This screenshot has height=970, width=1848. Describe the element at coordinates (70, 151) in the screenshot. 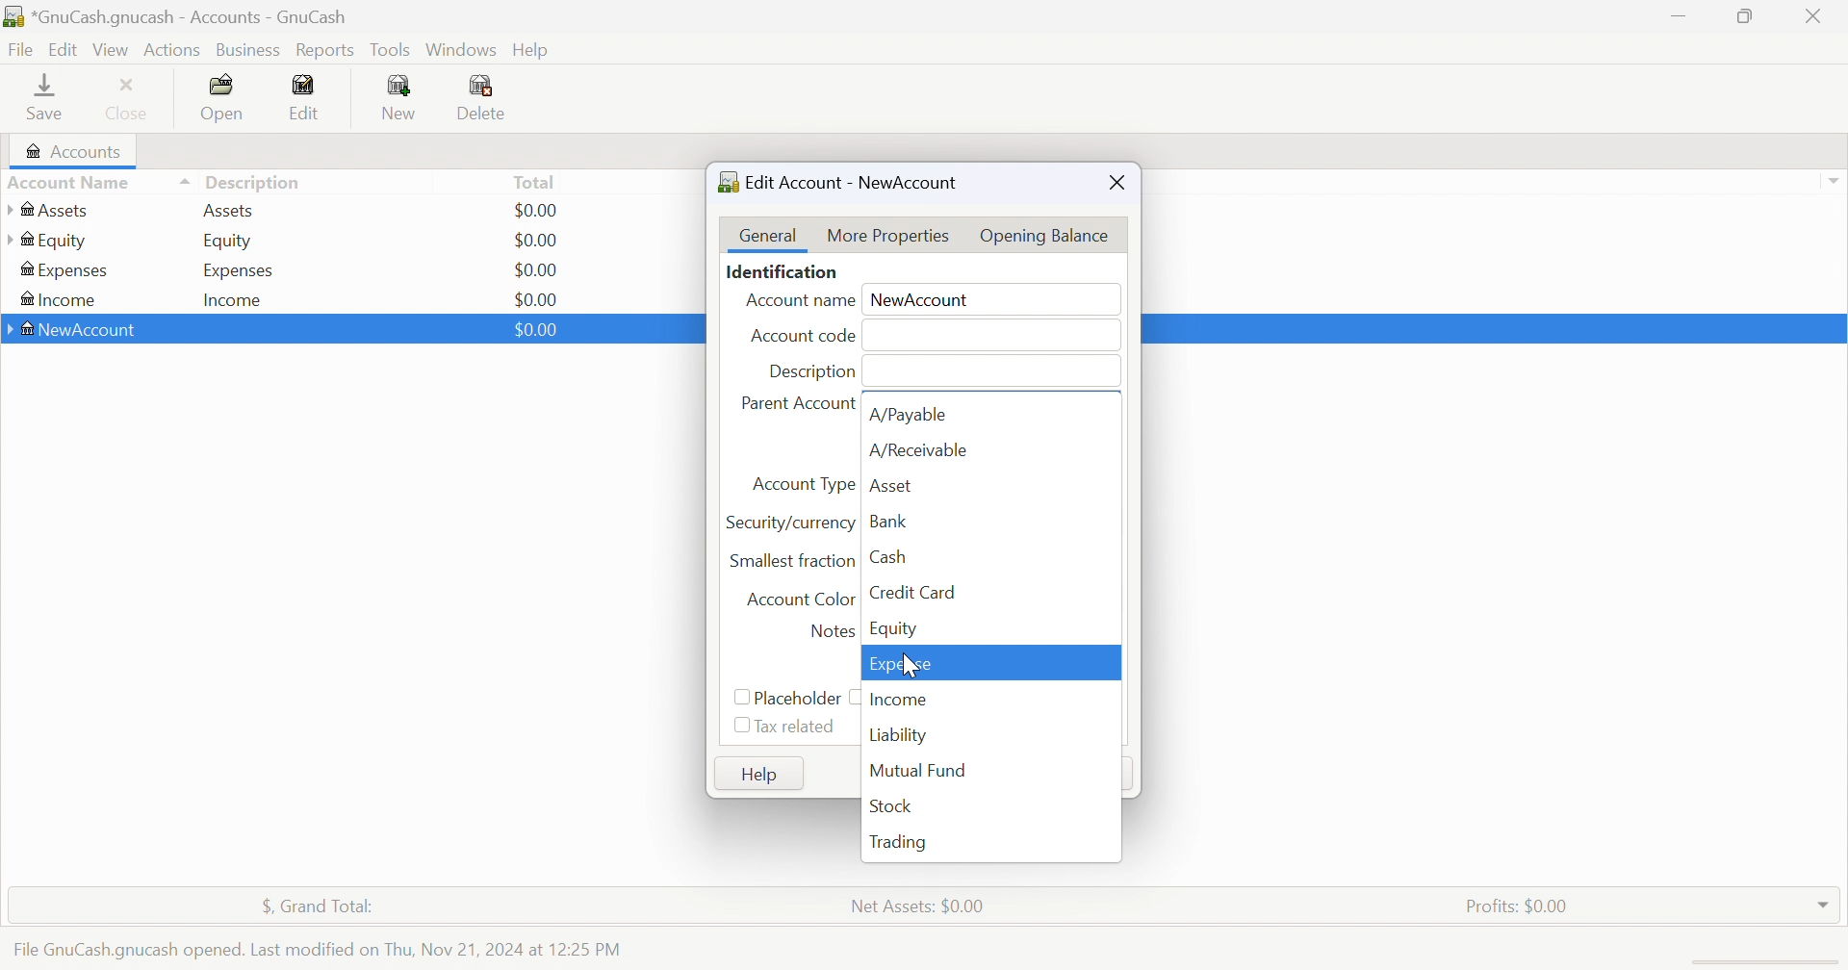

I see `Accounts` at that location.